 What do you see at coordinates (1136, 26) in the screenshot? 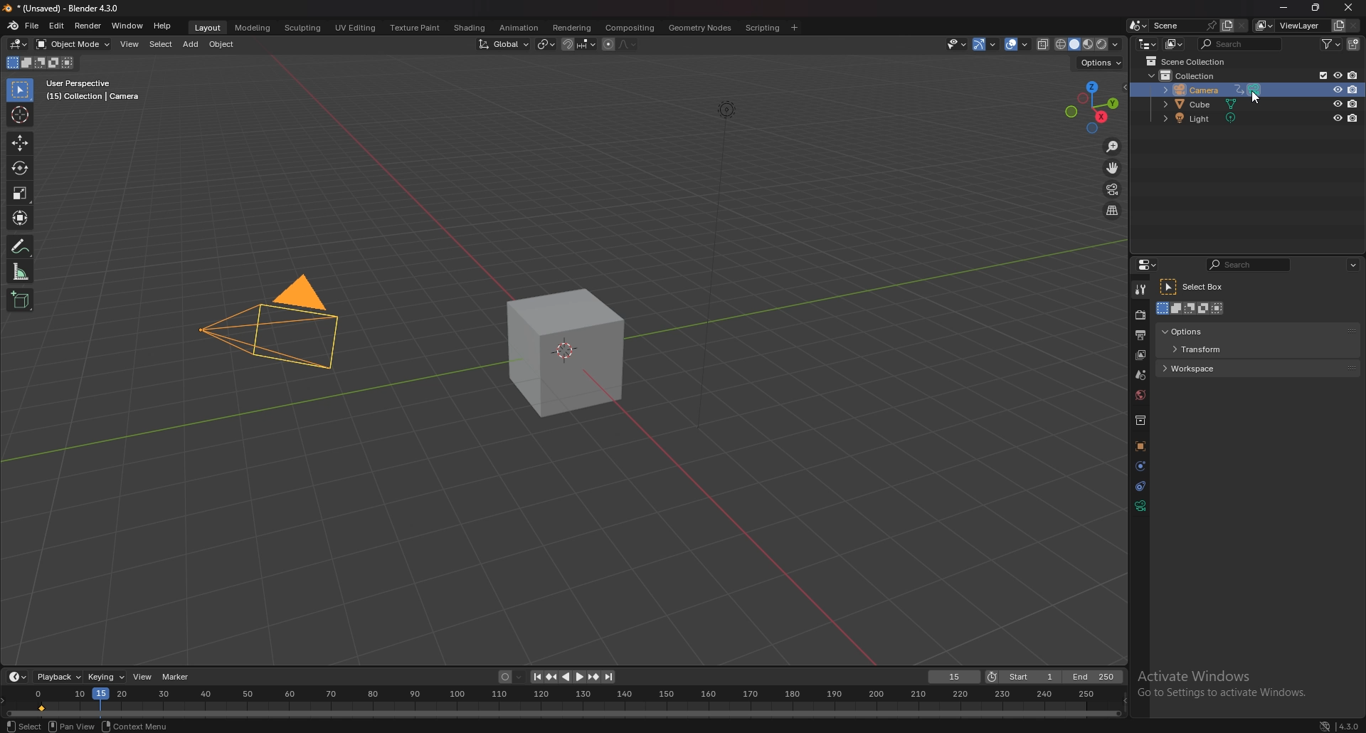
I see `browse scene` at bounding box center [1136, 26].